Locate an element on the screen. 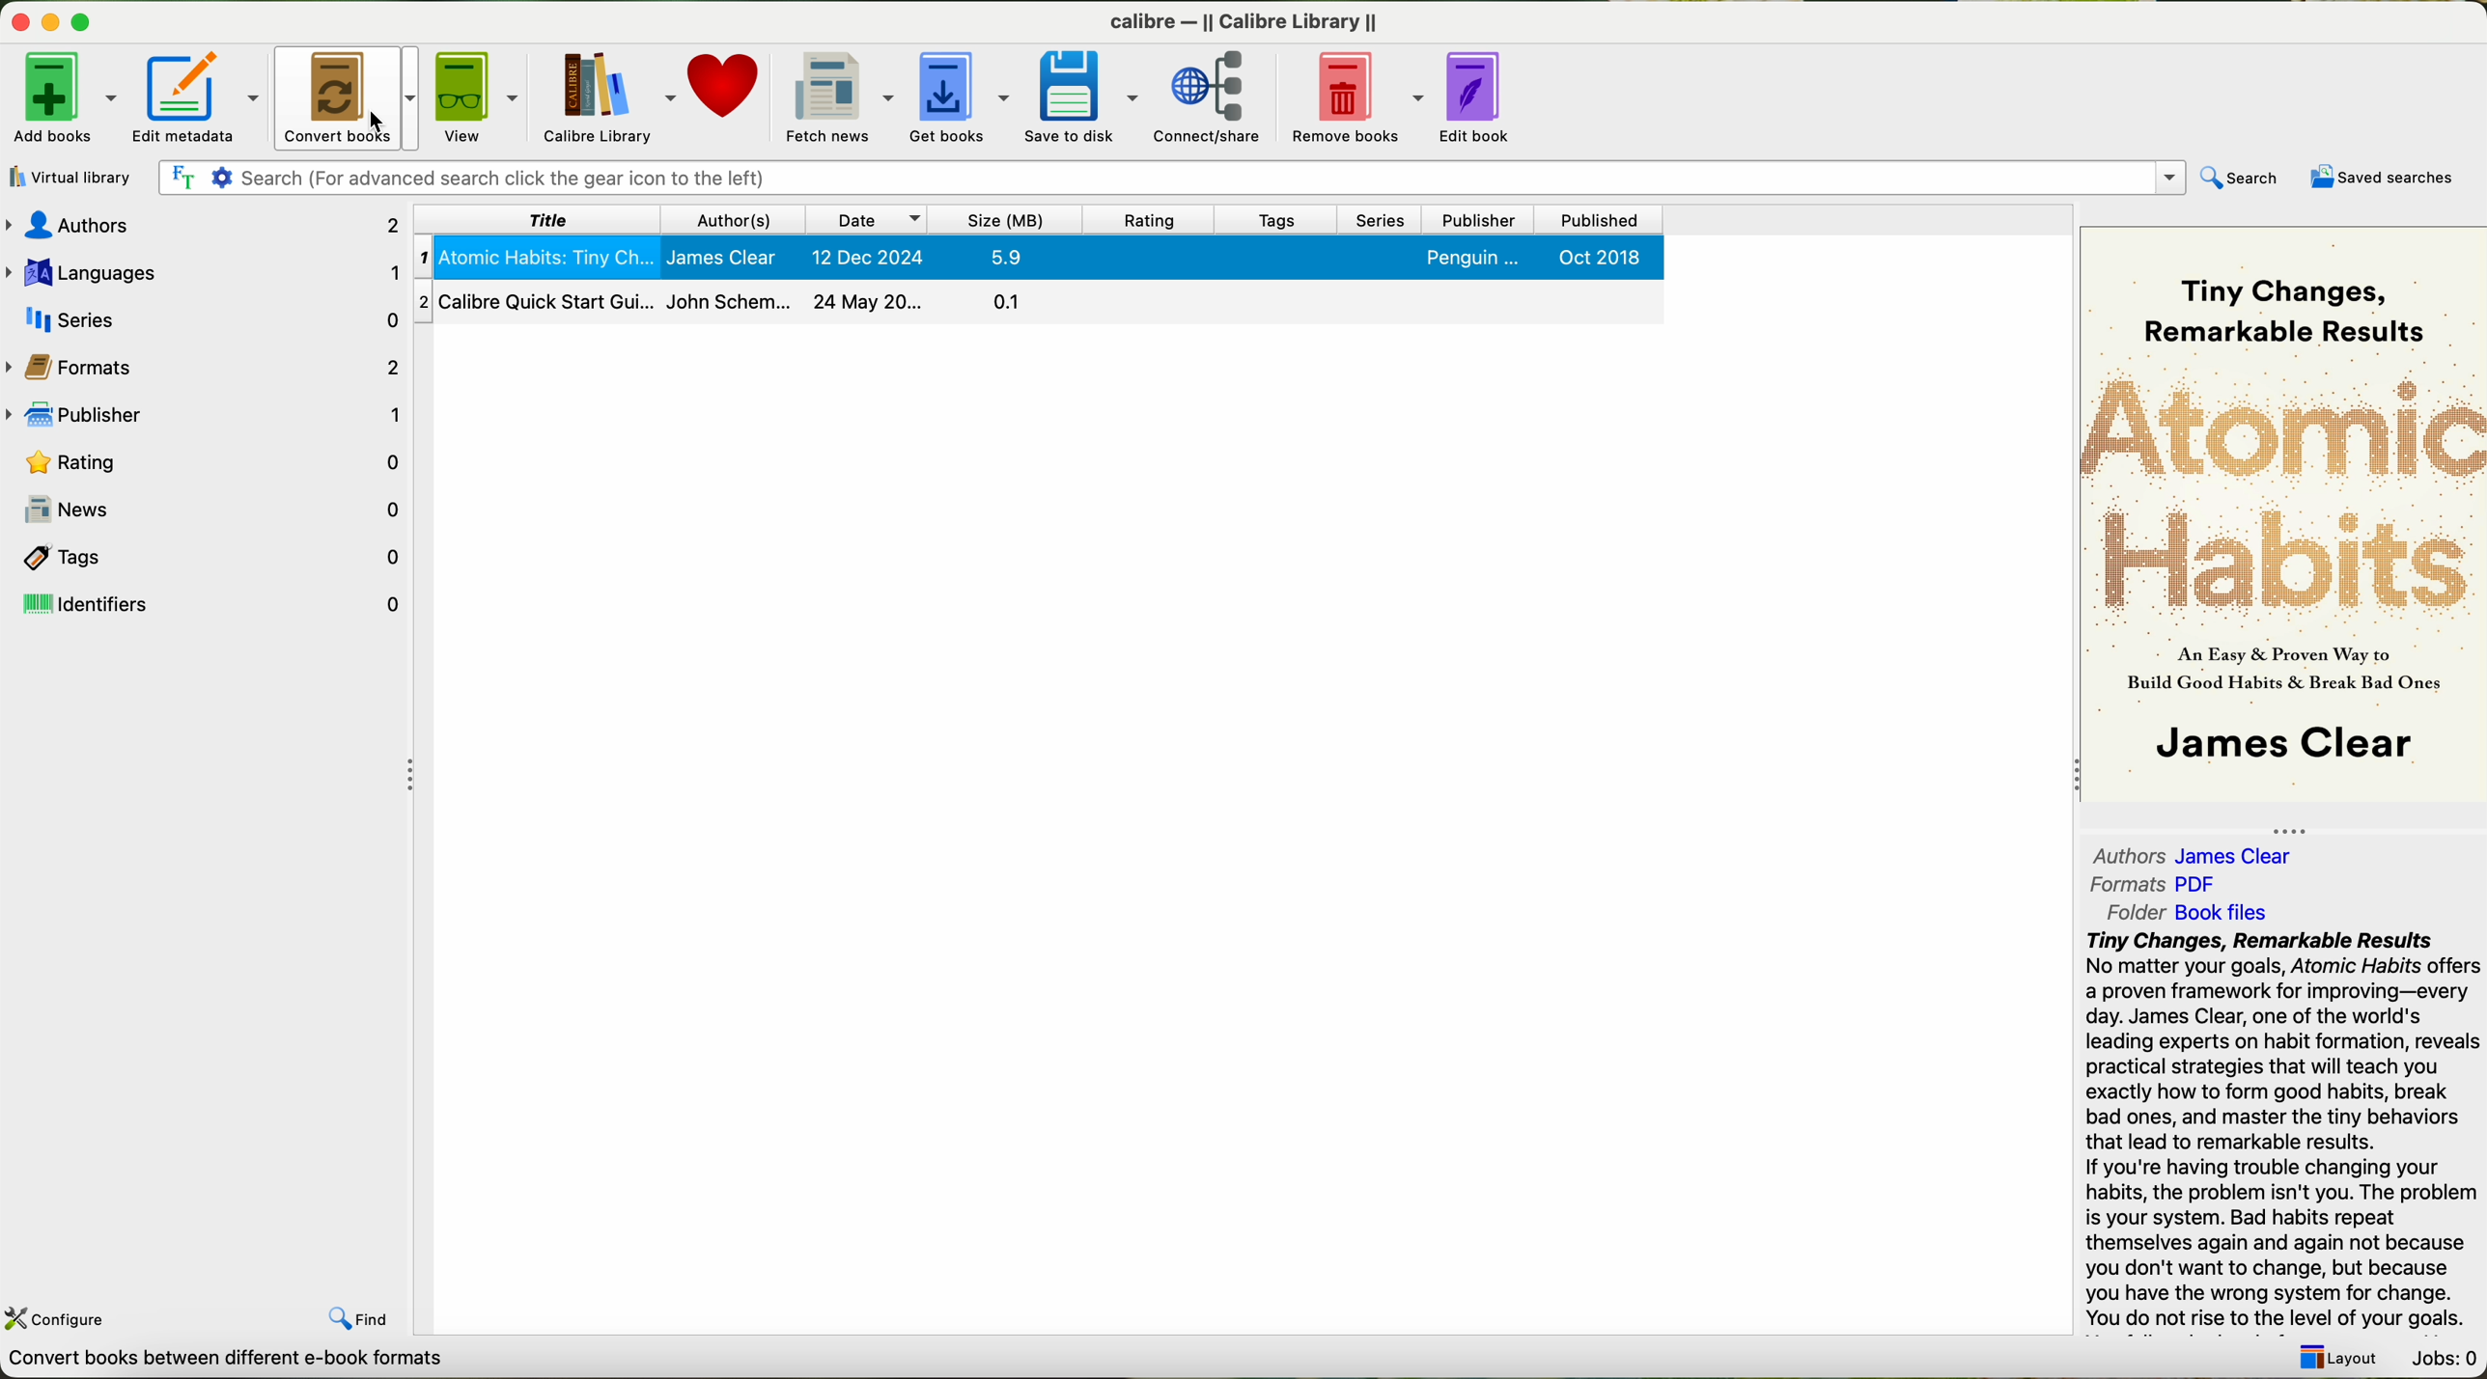 The height and width of the screenshot is (1379, 2487). close program is located at coordinates (17, 18).